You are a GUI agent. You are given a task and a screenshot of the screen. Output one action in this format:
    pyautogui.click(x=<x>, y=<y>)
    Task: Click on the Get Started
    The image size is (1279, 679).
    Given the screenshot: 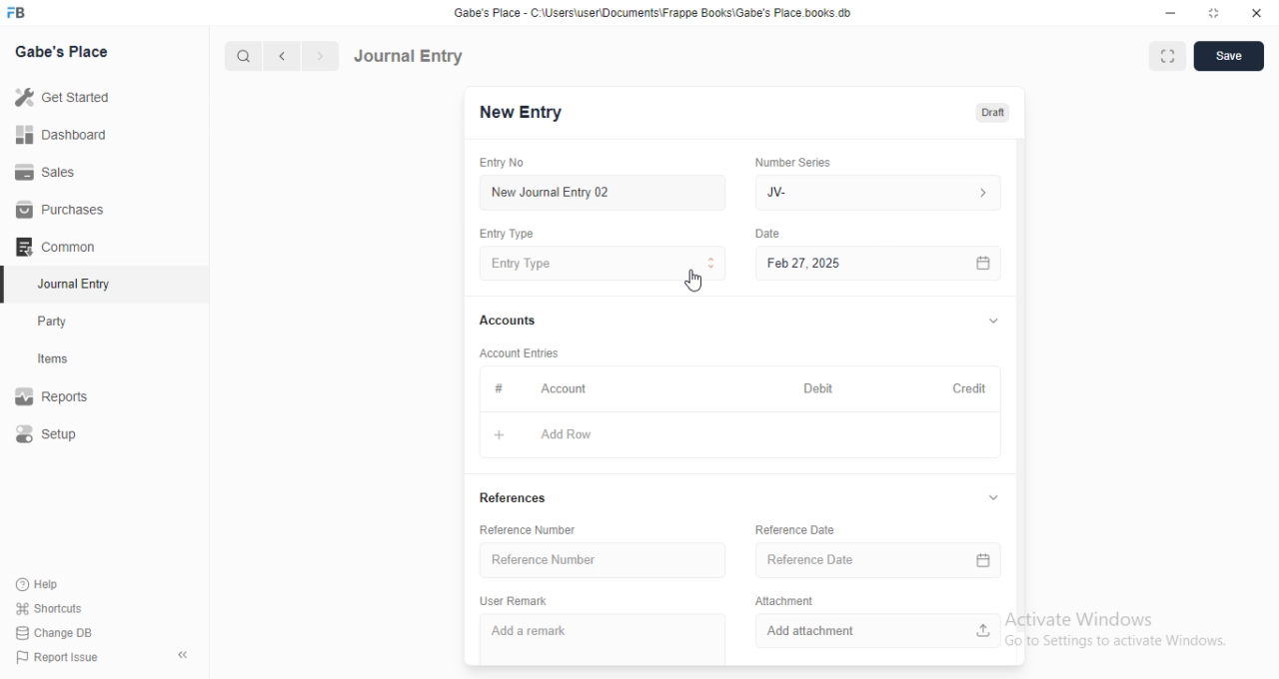 What is the action you would take?
    pyautogui.click(x=66, y=97)
    